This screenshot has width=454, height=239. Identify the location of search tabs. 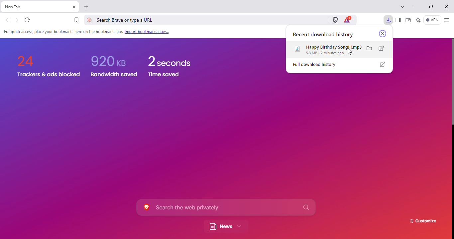
(402, 6).